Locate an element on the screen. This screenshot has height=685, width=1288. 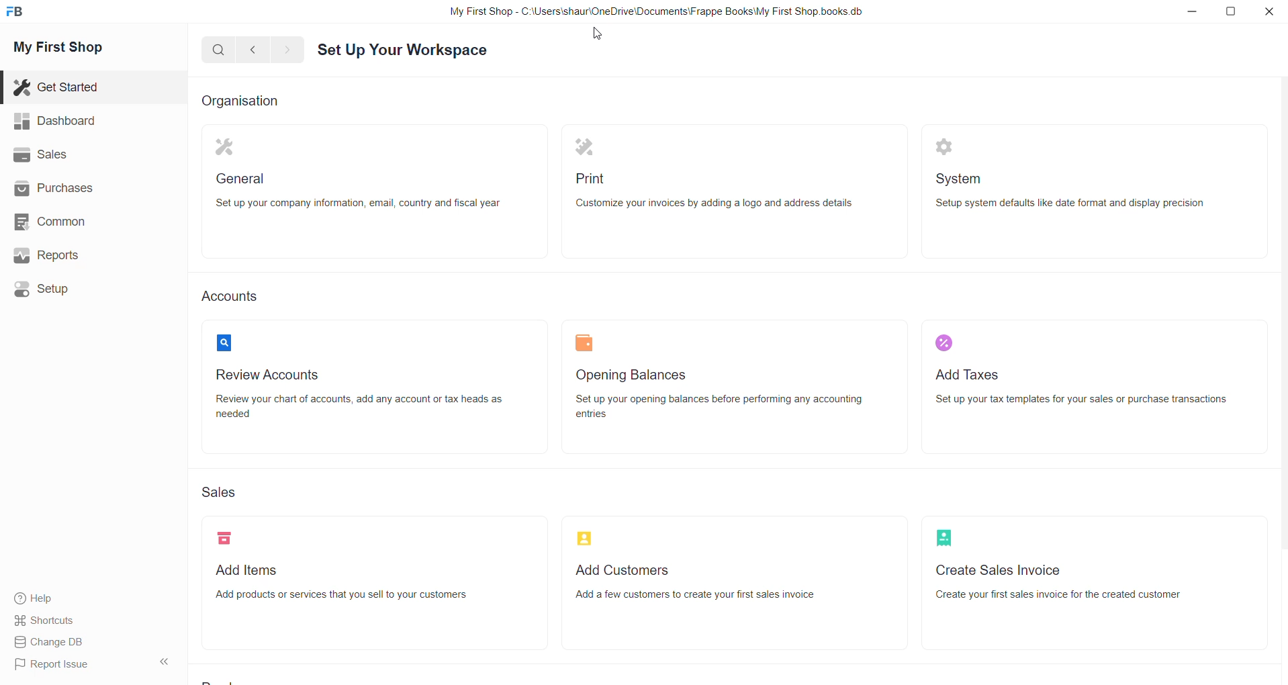
Set Up Your Workspace is located at coordinates (408, 48).